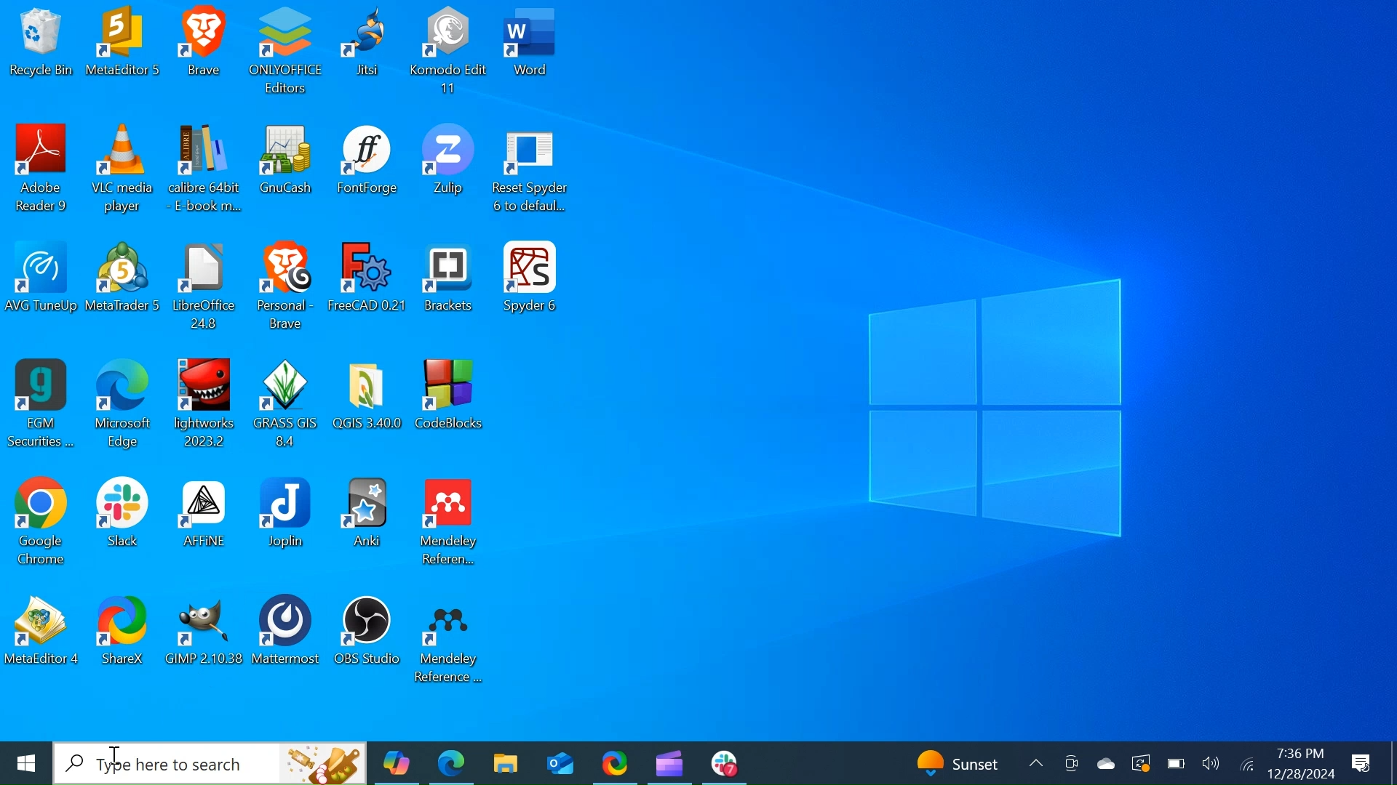 The image size is (1397, 785). Describe the element at coordinates (1070, 765) in the screenshot. I see `Meet now` at that location.